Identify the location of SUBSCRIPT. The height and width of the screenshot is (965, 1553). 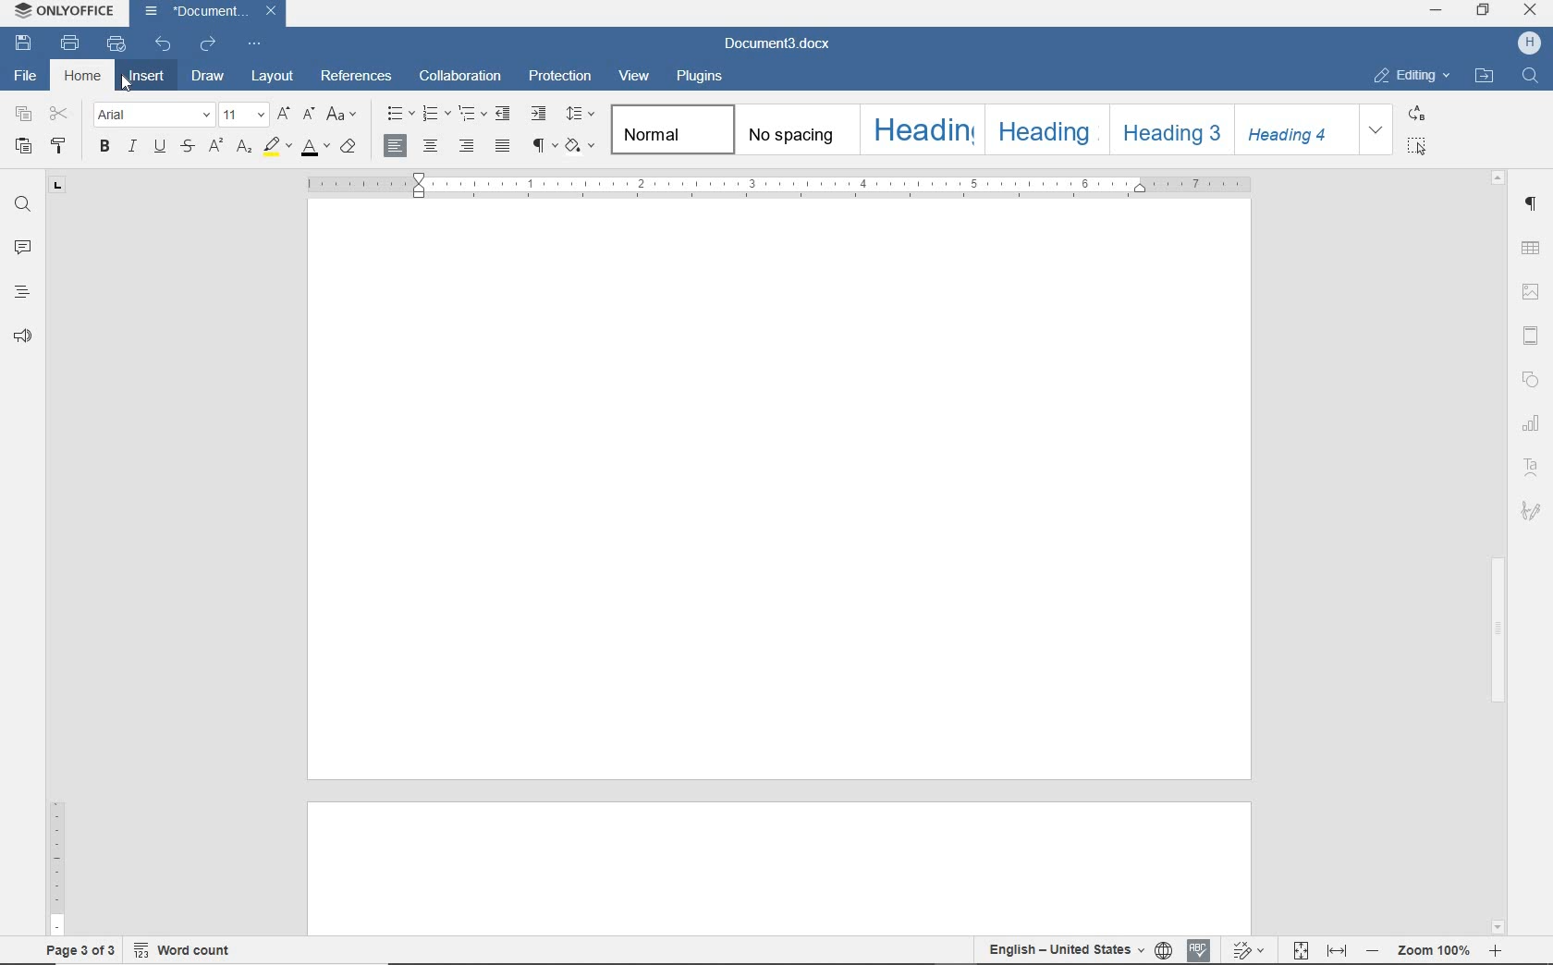
(243, 146).